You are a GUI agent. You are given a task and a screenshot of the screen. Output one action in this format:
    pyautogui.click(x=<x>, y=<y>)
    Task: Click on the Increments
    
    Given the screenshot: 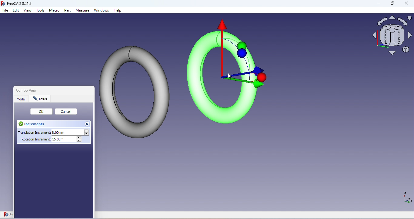 What is the action you would take?
    pyautogui.click(x=34, y=124)
    